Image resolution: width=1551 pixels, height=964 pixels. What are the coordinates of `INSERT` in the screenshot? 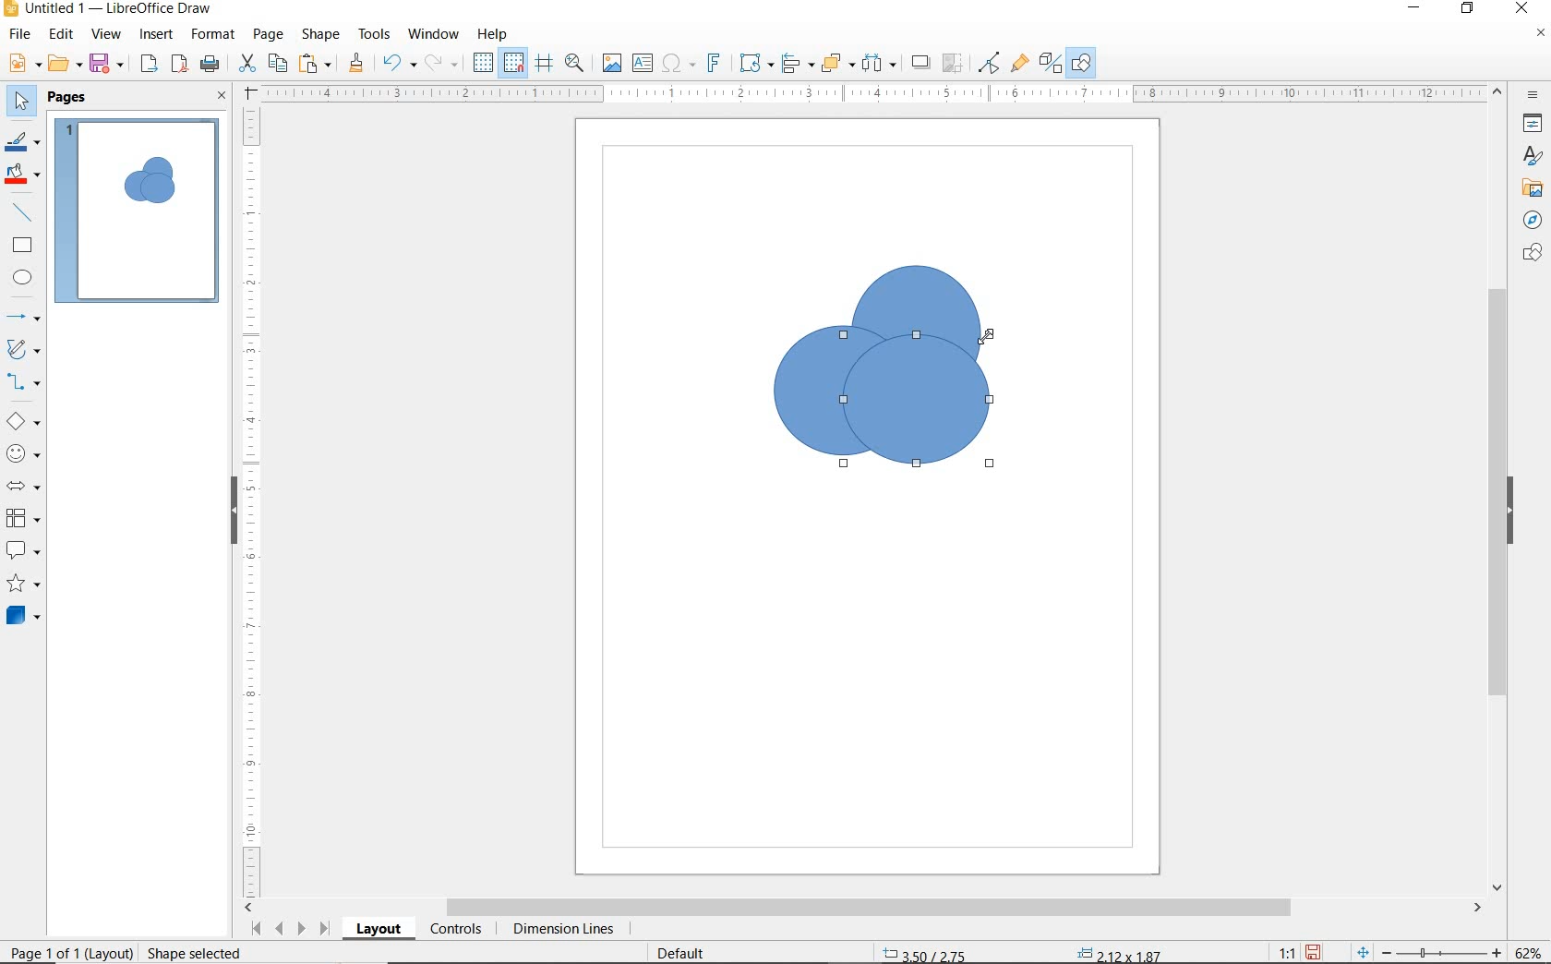 It's located at (159, 36).